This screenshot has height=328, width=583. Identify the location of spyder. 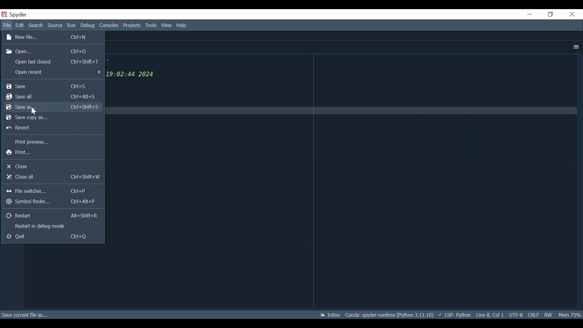
(23, 15).